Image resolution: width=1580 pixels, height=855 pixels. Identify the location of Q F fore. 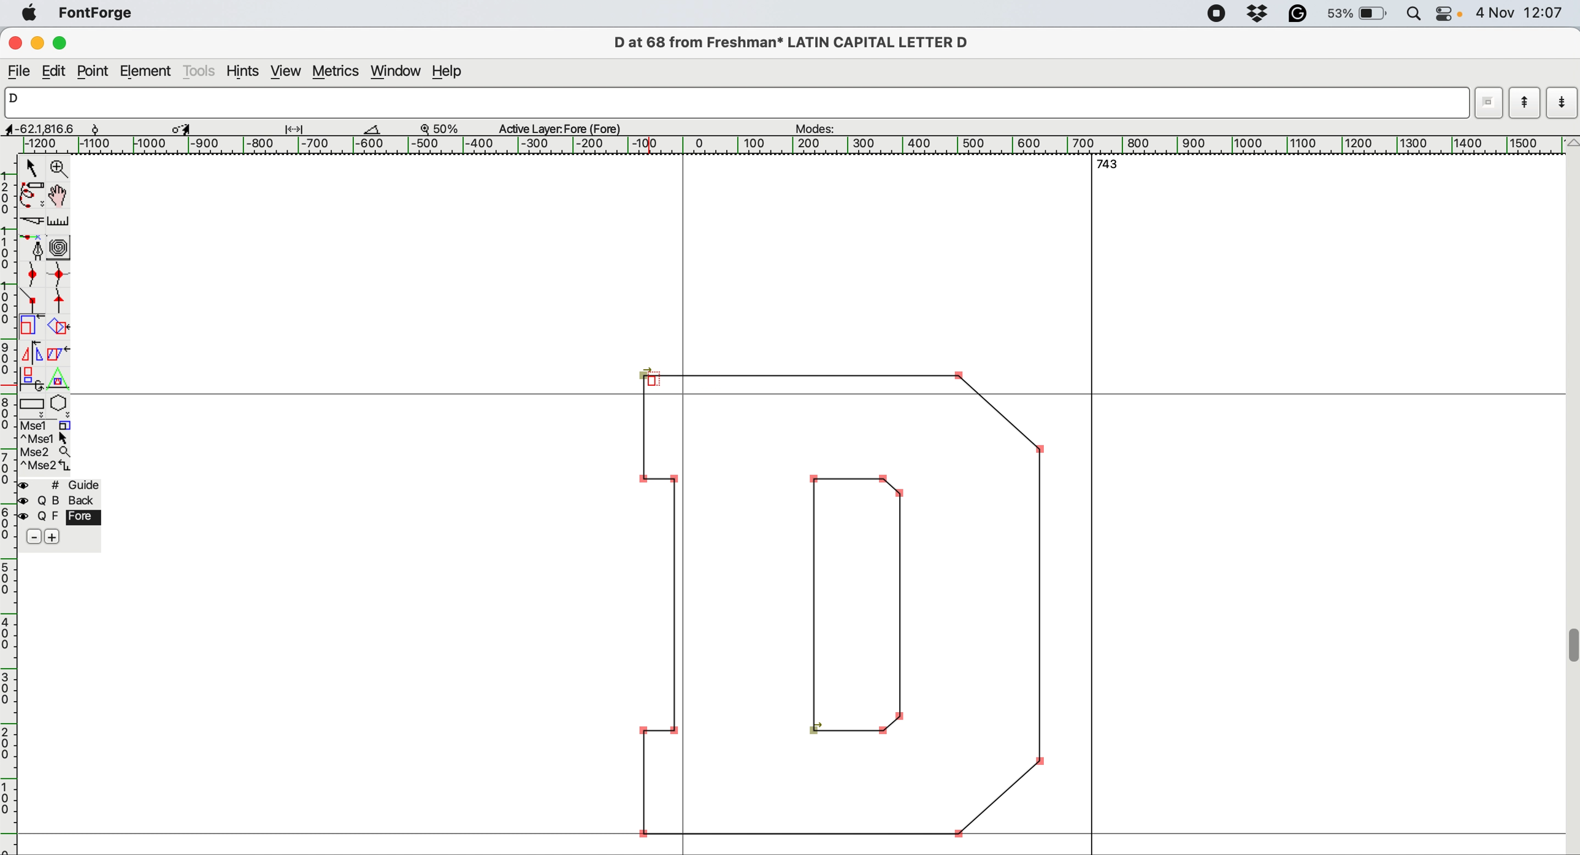
(63, 520).